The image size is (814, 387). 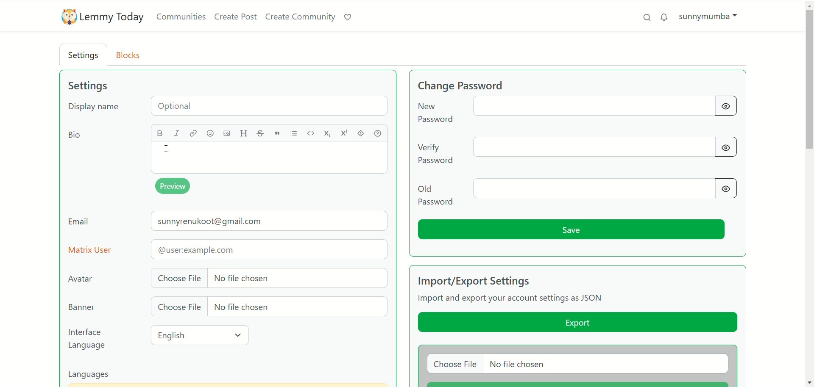 I want to click on avatar, so click(x=82, y=279).